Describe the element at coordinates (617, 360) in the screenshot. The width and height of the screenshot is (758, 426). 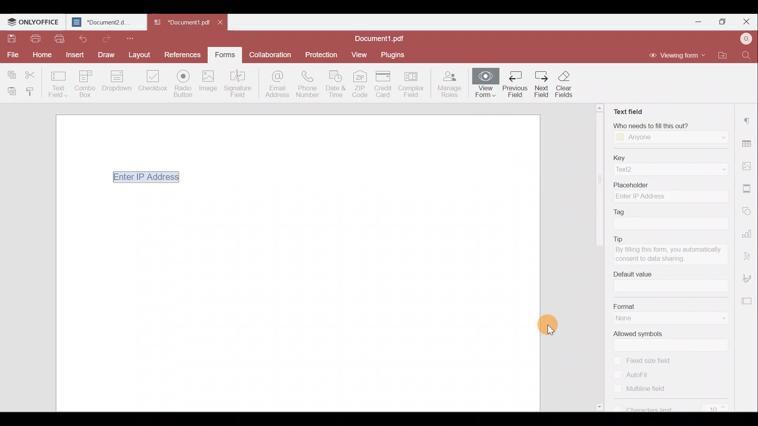
I see `checkbox` at that location.